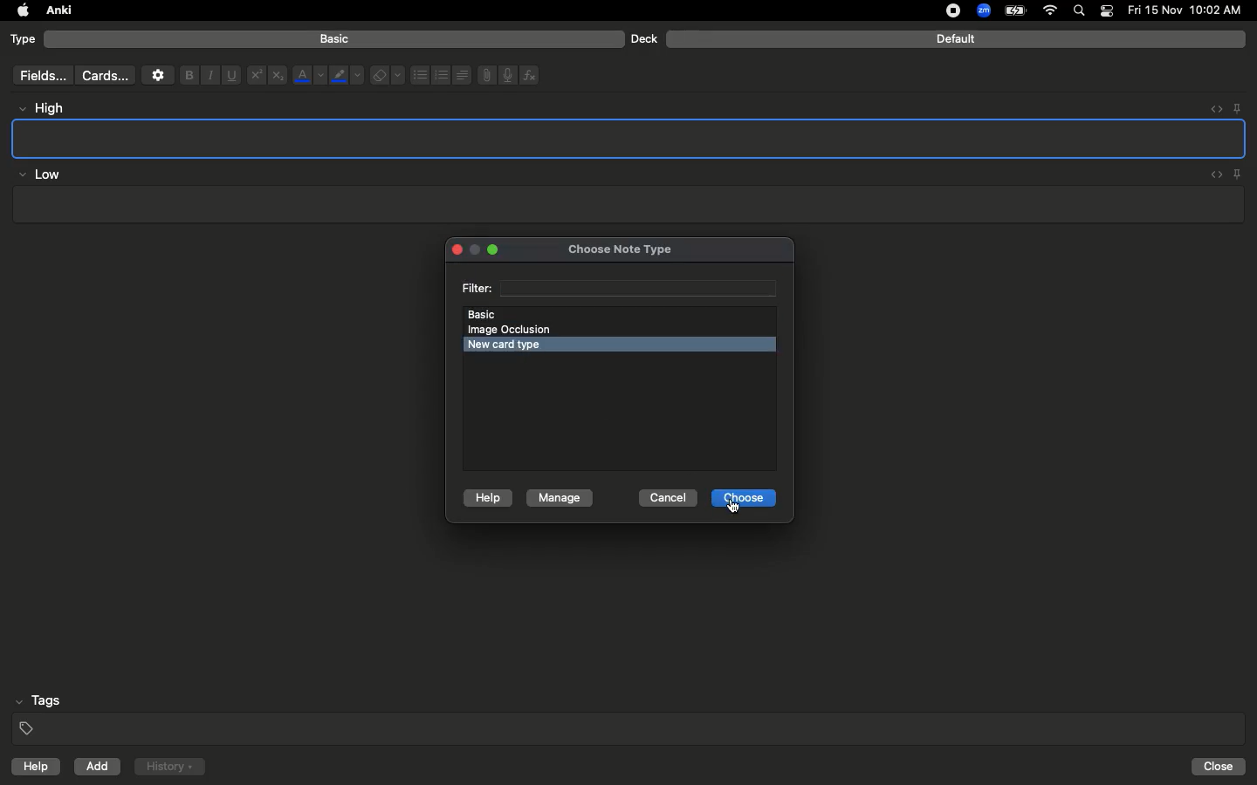 The image size is (1257, 785). Describe the element at coordinates (1237, 107) in the screenshot. I see `Pin` at that location.